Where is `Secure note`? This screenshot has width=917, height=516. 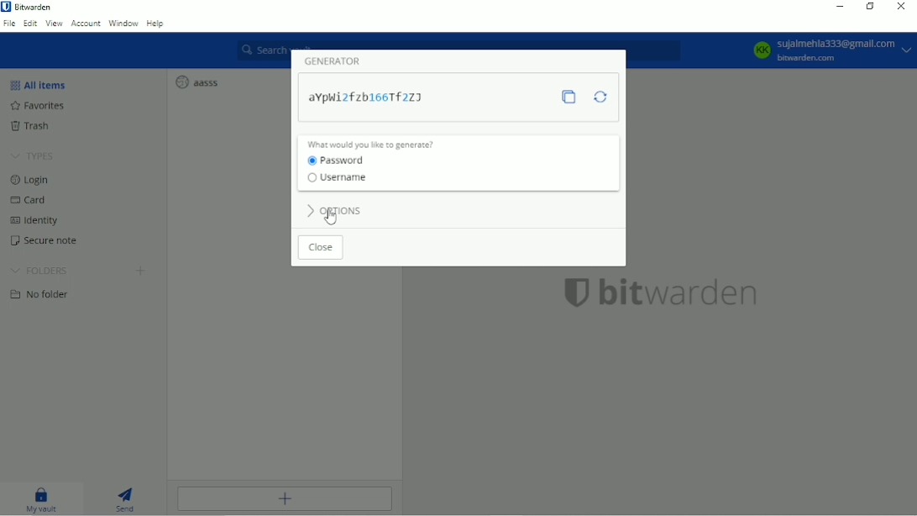 Secure note is located at coordinates (45, 242).